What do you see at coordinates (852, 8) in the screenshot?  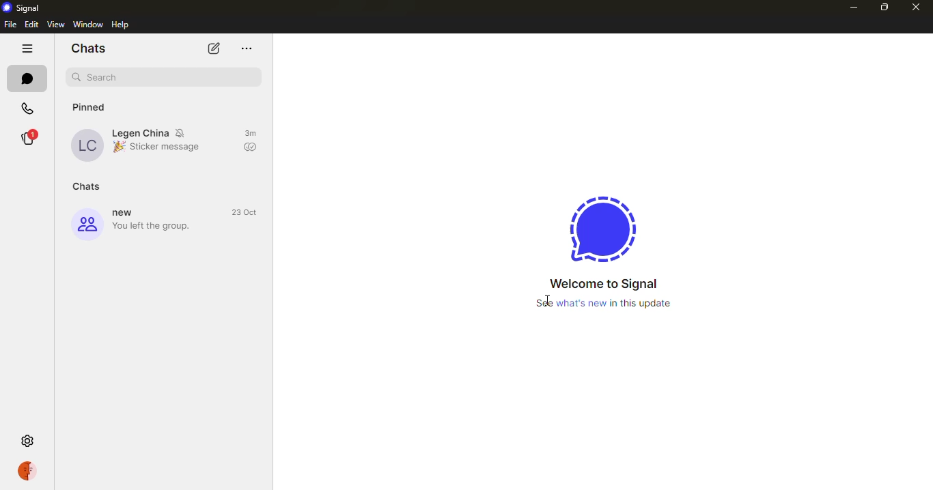 I see `minimize` at bounding box center [852, 8].